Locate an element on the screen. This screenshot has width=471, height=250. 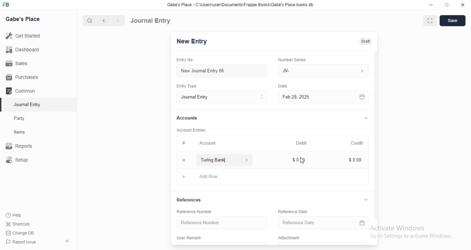
‘Number Series is located at coordinates (296, 59).